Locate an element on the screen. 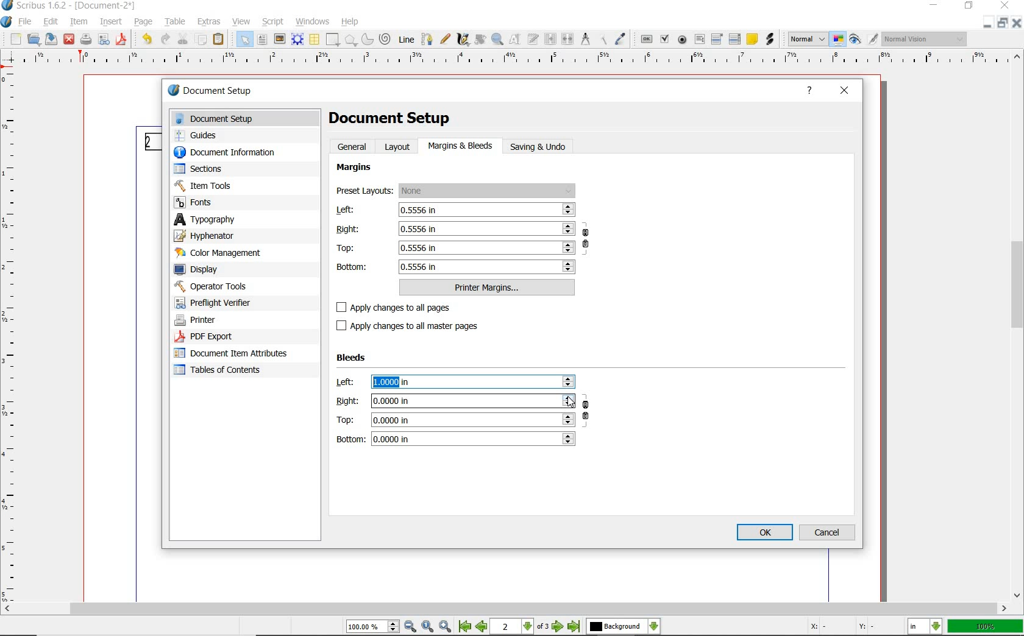 The image size is (1024, 636). preview mode is located at coordinates (855, 40).